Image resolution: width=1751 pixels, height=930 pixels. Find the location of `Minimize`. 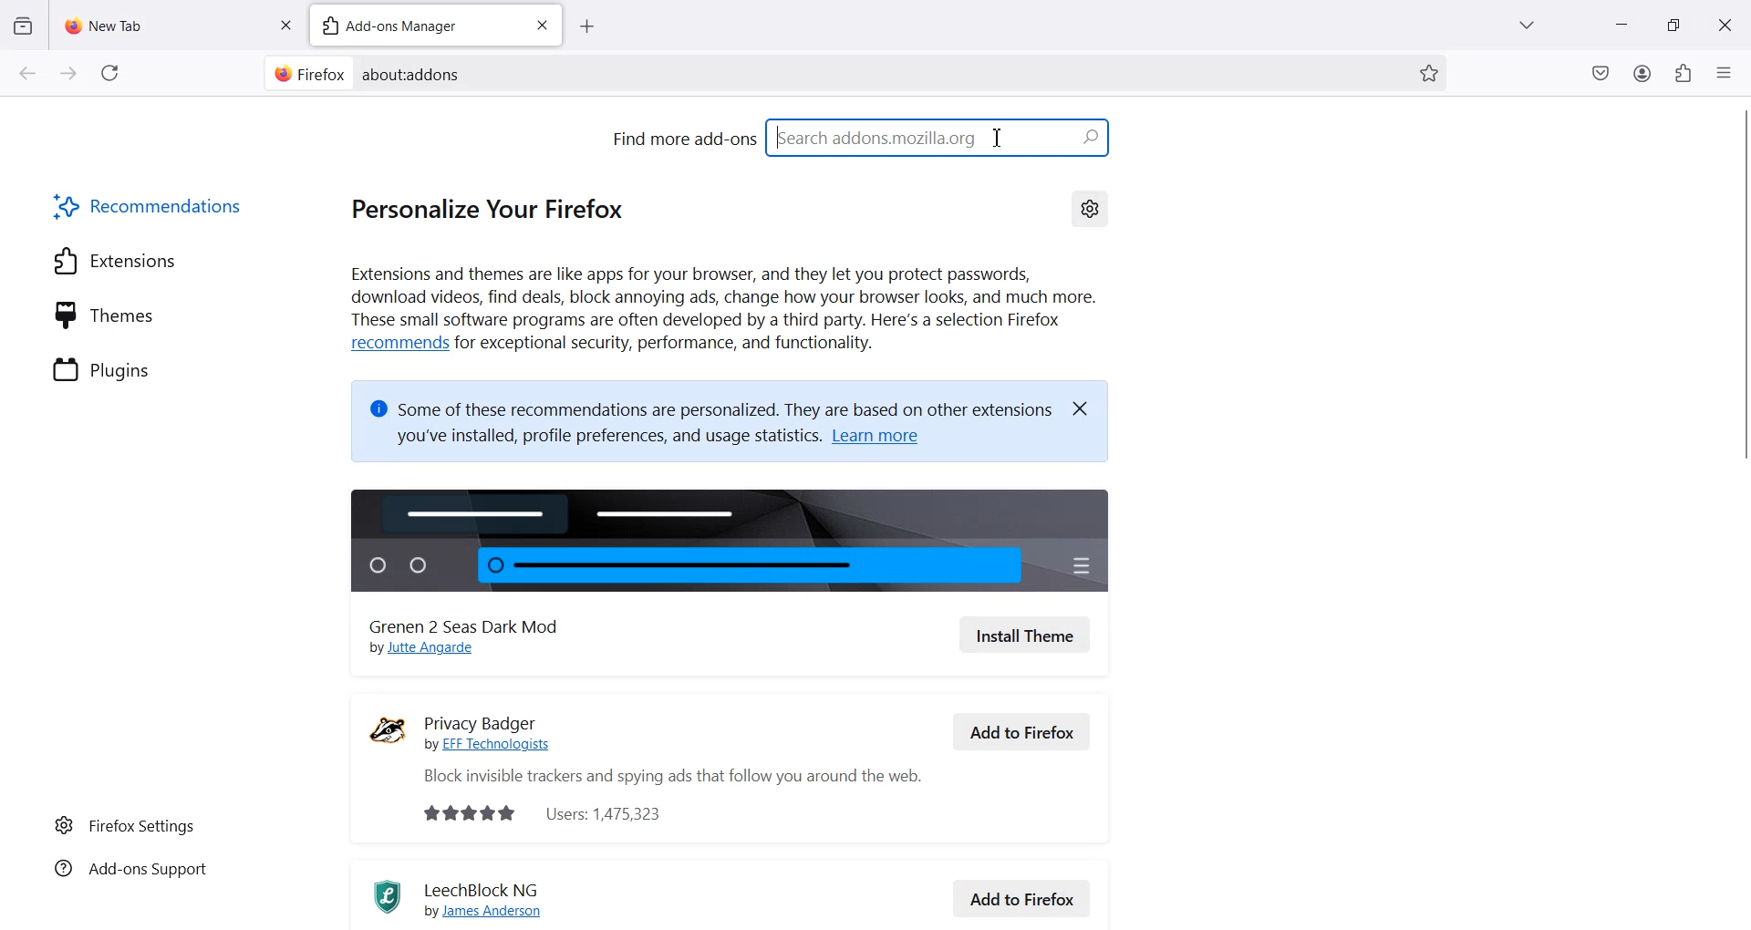

Minimize is located at coordinates (1621, 25).